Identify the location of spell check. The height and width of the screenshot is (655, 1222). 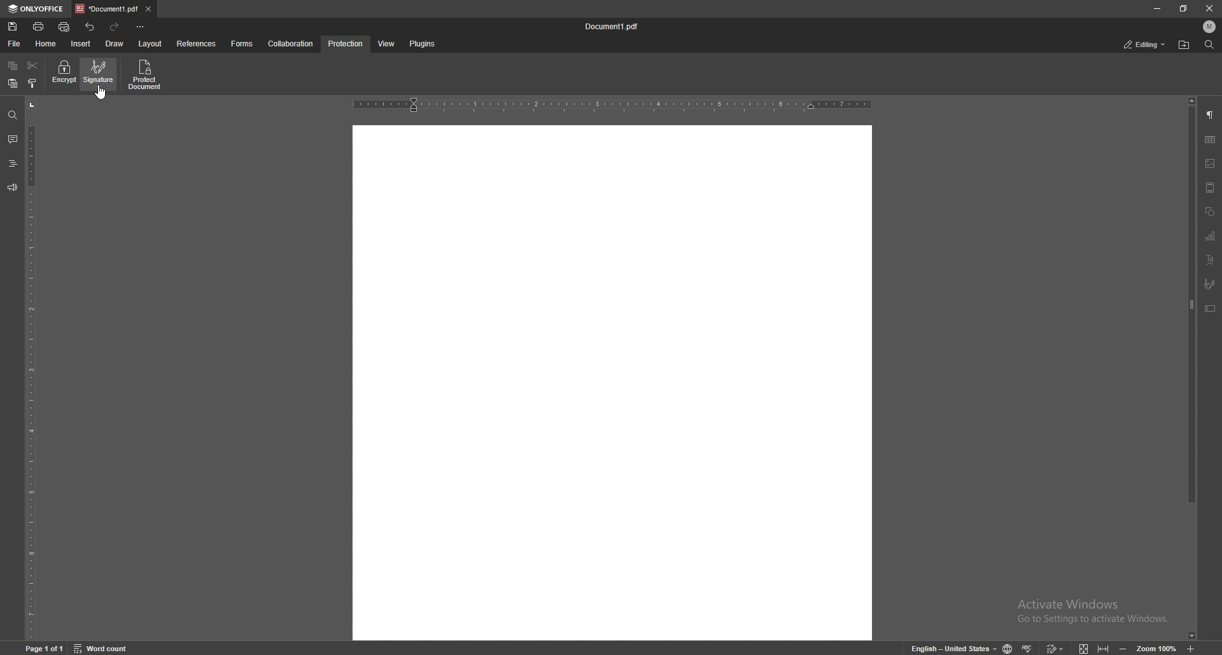
(1029, 645).